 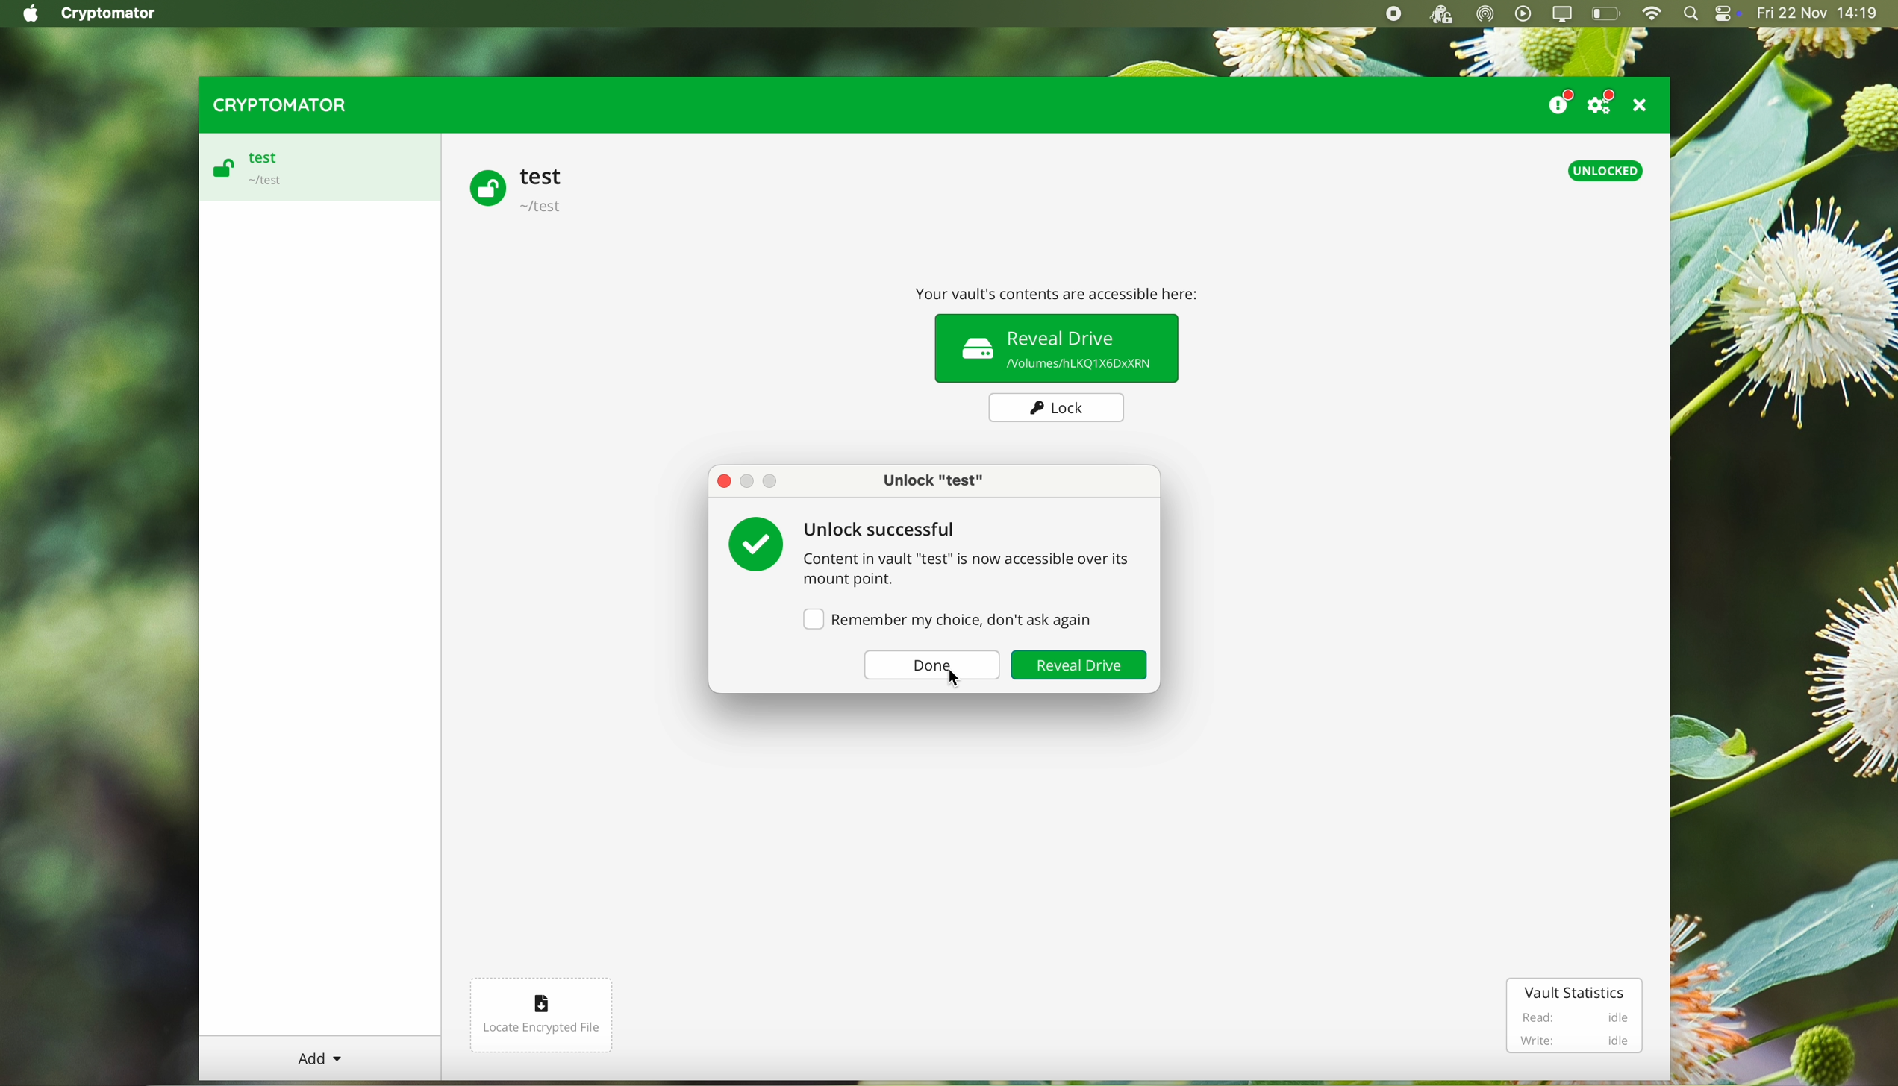 What do you see at coordinates (1566, 1017) in the screenshot?
I see `Read: idle` at bounding box center [1566, 1017].